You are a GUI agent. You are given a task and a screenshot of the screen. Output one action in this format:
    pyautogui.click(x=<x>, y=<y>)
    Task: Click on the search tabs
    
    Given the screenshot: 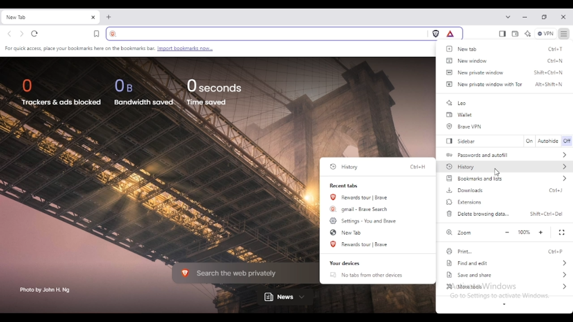 What is the action you would take?
    pyautogui.click(x=508, y=17)
    